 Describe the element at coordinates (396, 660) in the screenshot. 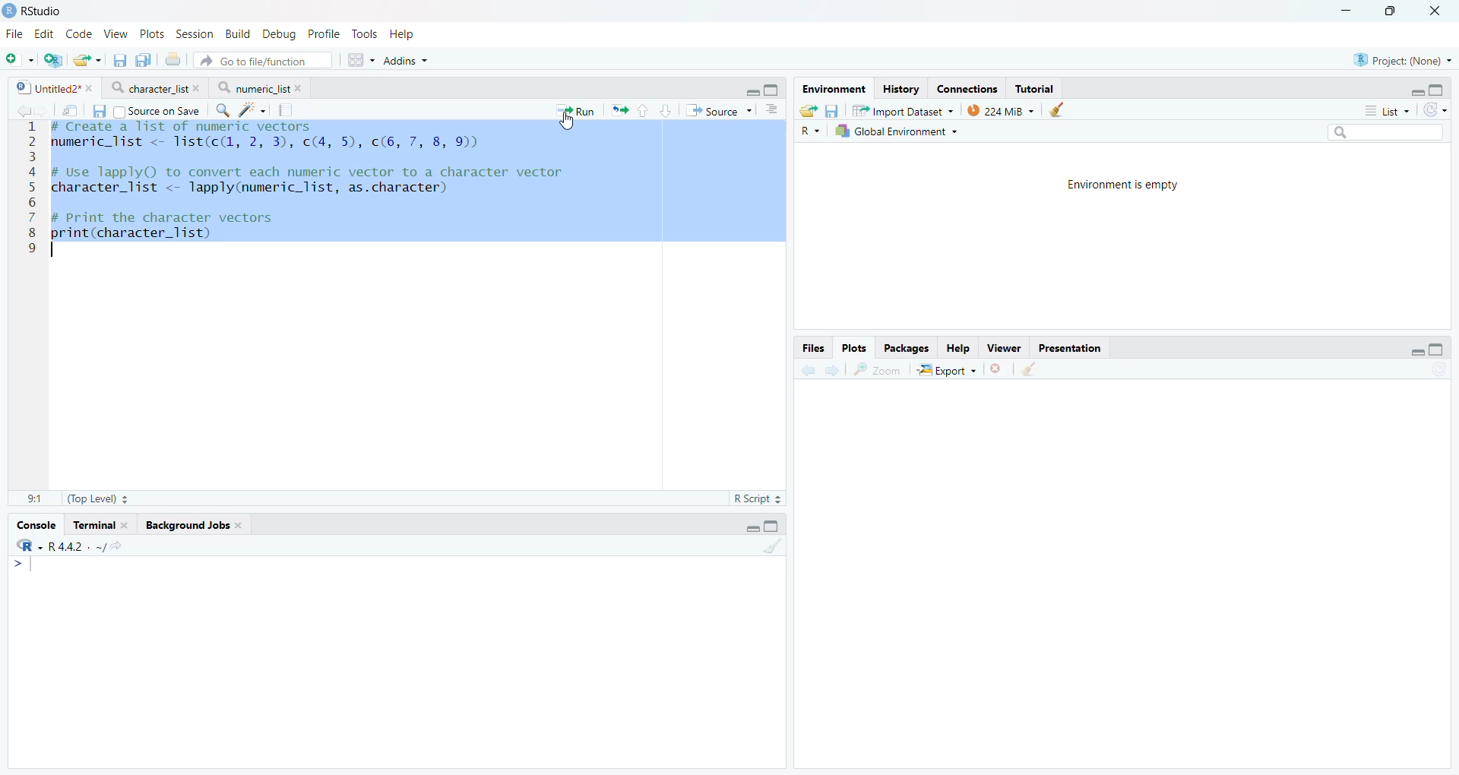

I see `Console` at that location.